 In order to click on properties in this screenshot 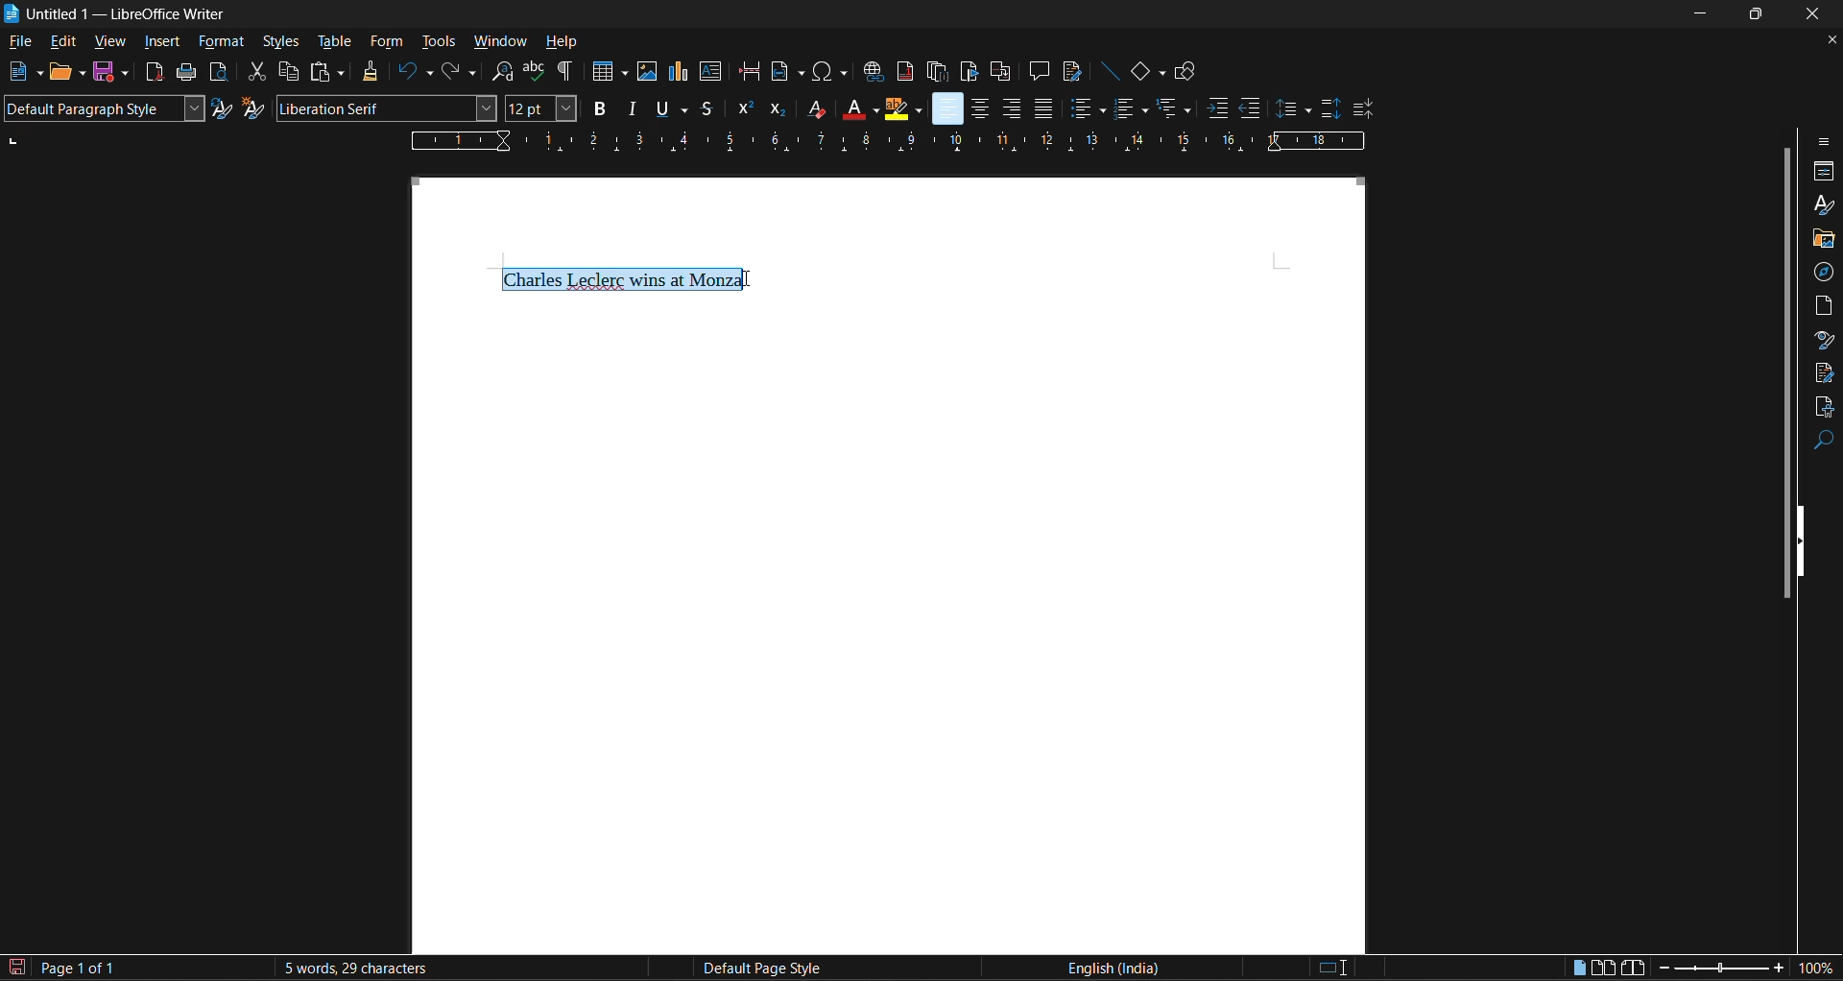, I will do `click(1824, 170)`.